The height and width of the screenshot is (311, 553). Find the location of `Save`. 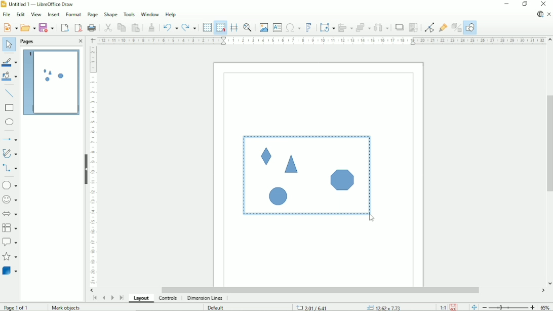

Save is located at coordinates (453, 307).